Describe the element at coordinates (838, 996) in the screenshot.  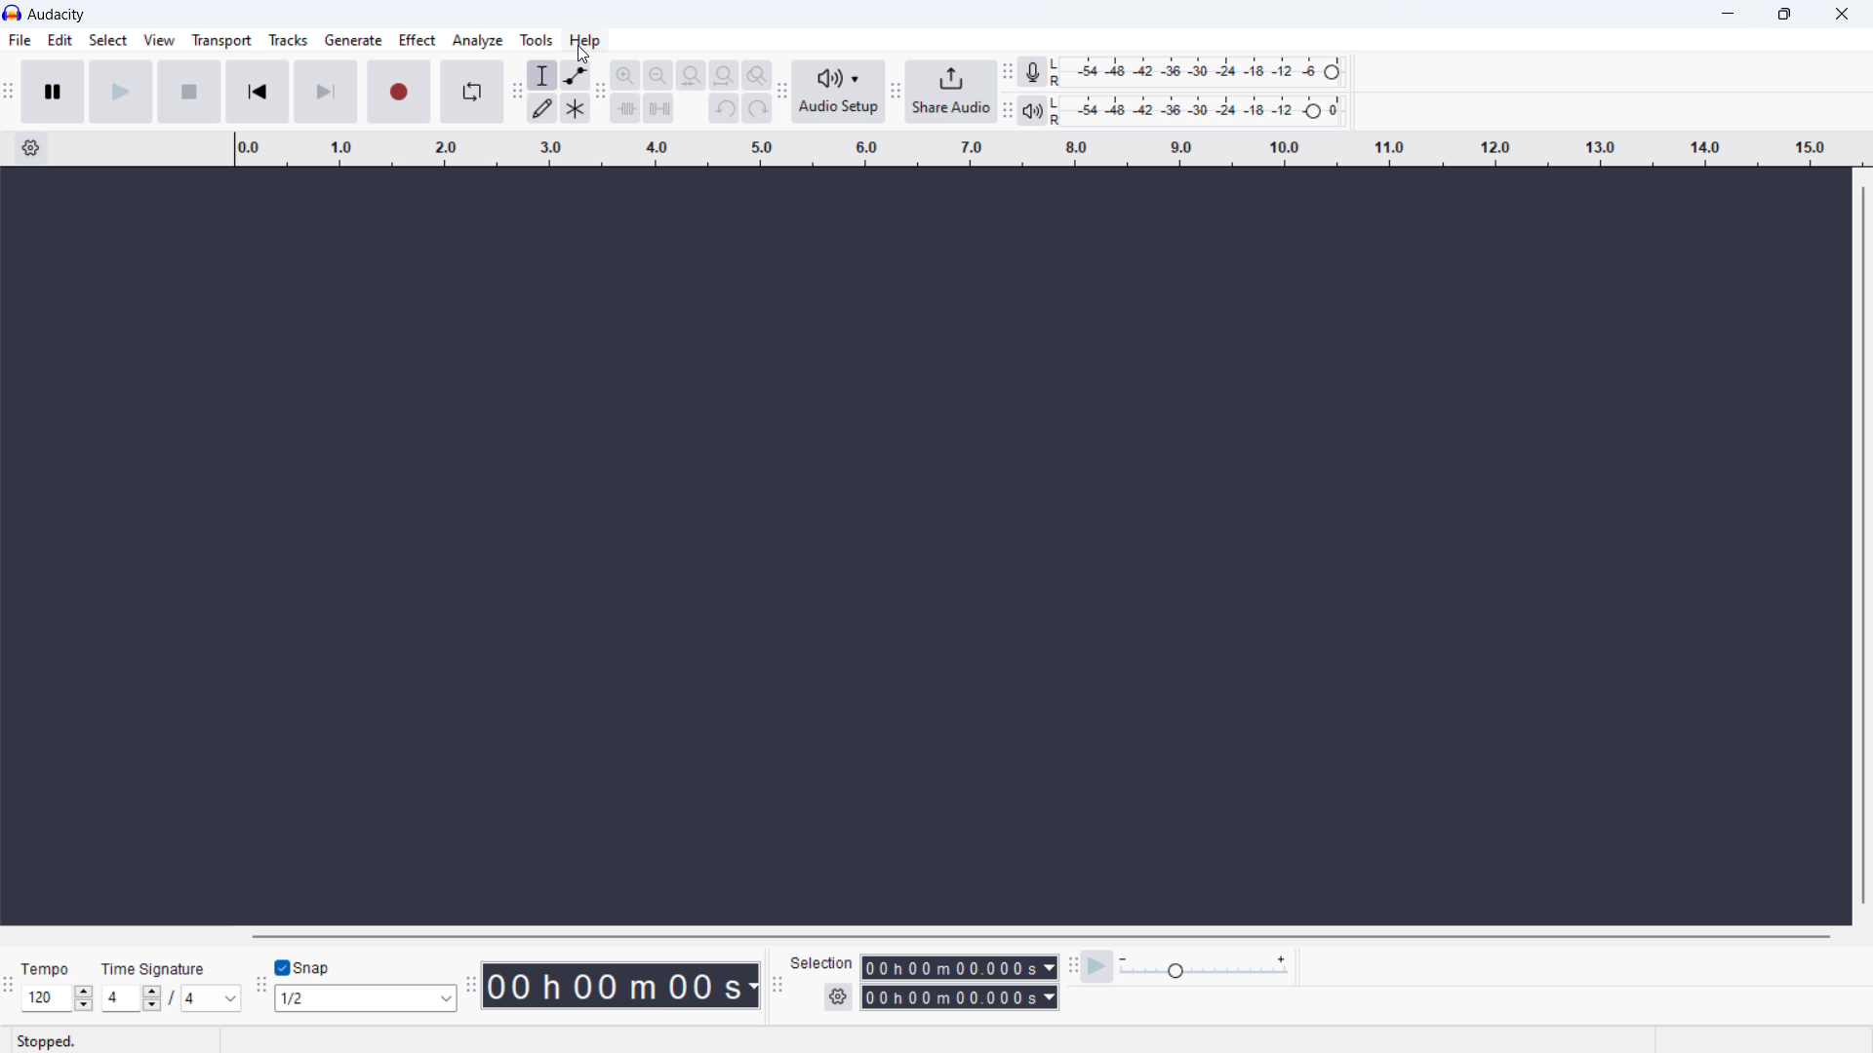
I see `settings` at that location.